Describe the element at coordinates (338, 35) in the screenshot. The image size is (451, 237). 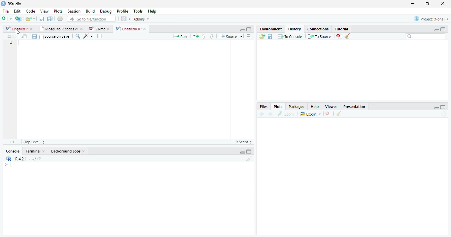
I see `Delete` at that location.